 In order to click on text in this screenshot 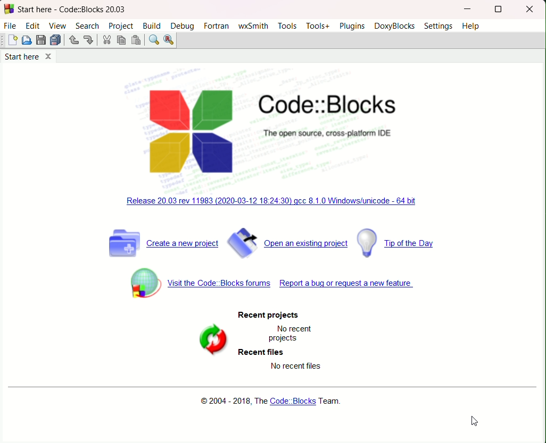, I will do `click(269, 314)`.